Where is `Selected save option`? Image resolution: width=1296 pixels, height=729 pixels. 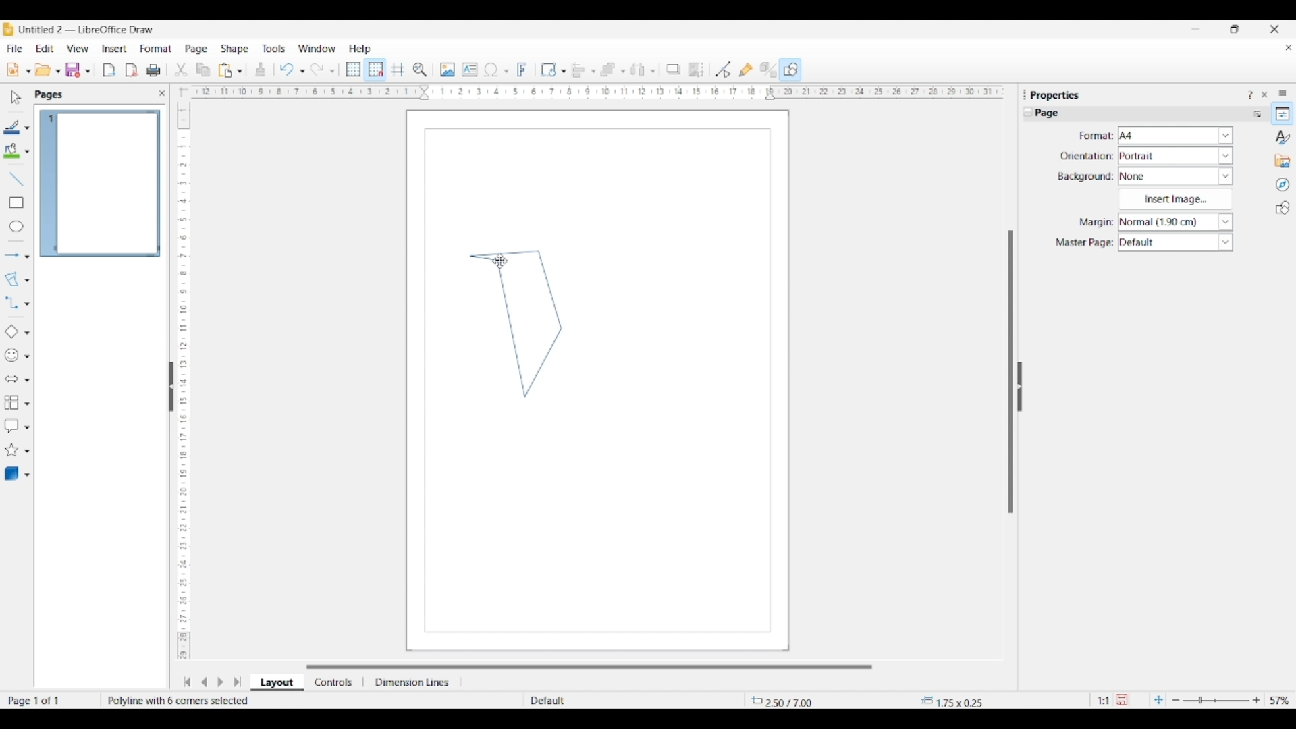 Selected save option is located at coordinates (74, 70).